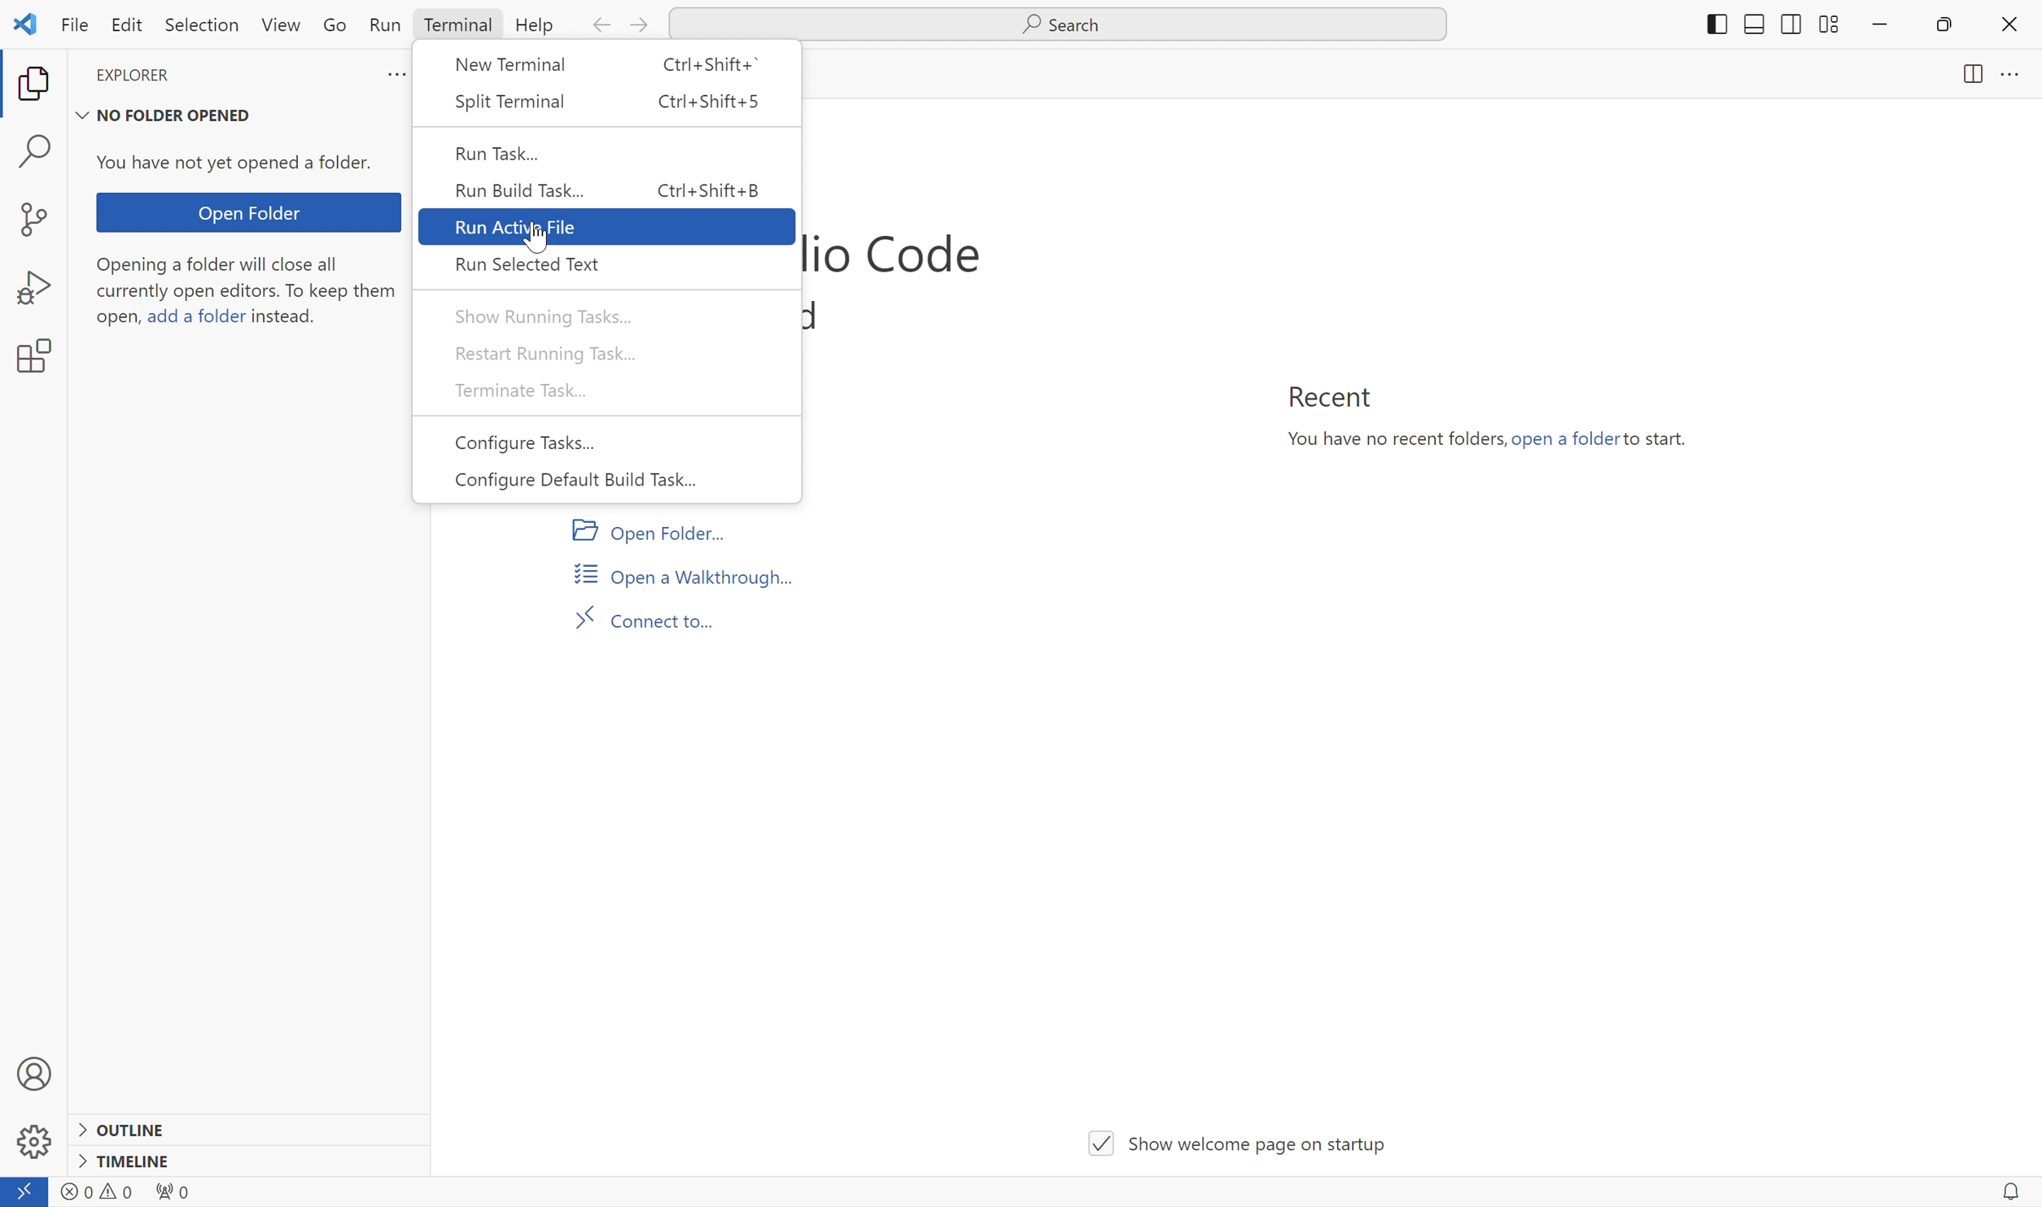  Describe the element at coordinates (253, 212) in the screenshot. I see `Open folder` at that location.